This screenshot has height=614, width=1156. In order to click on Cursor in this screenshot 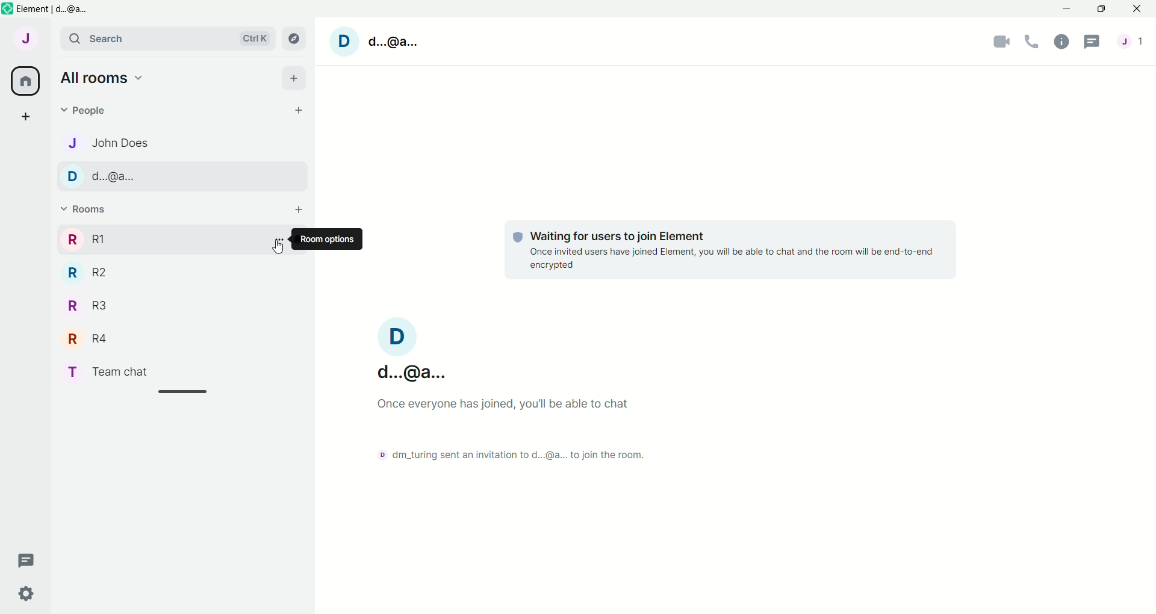, I will do `click(279, 251)`.